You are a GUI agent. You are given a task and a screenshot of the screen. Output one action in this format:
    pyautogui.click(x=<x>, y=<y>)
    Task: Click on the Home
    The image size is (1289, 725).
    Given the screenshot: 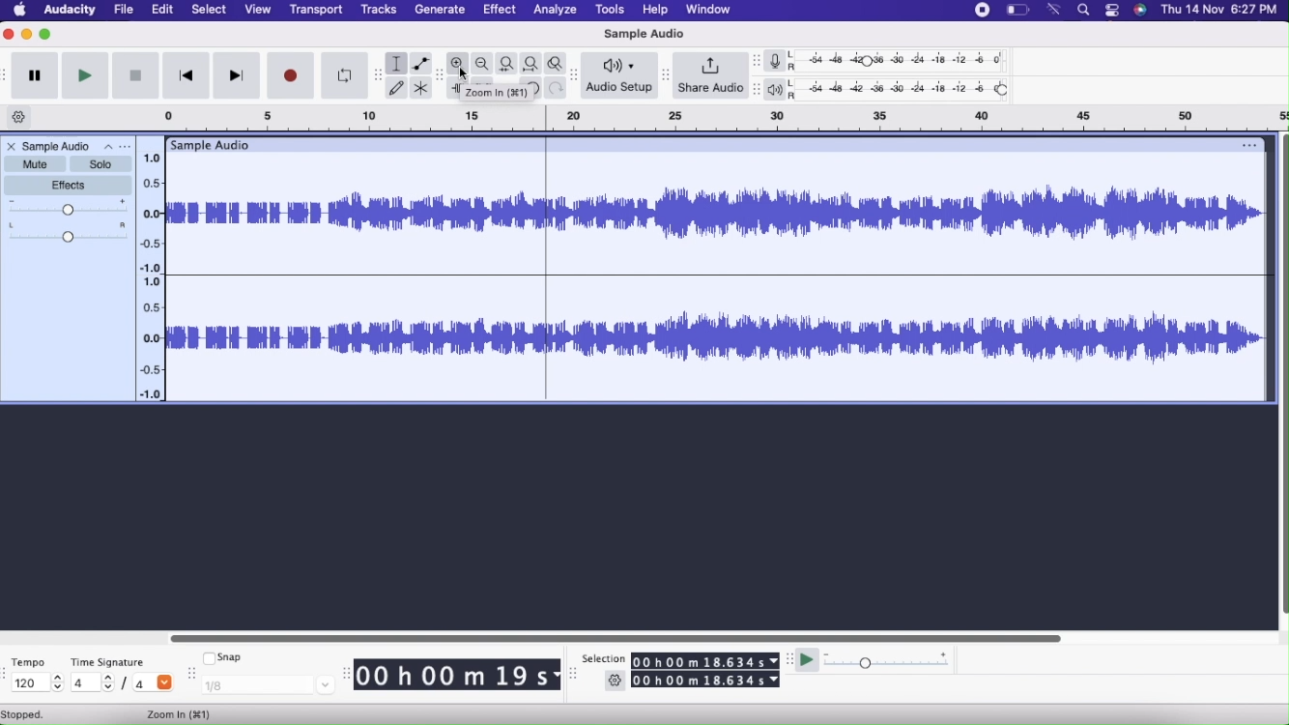 What is the action you would take?
    pyautogui.click(x=19, y=11)
    